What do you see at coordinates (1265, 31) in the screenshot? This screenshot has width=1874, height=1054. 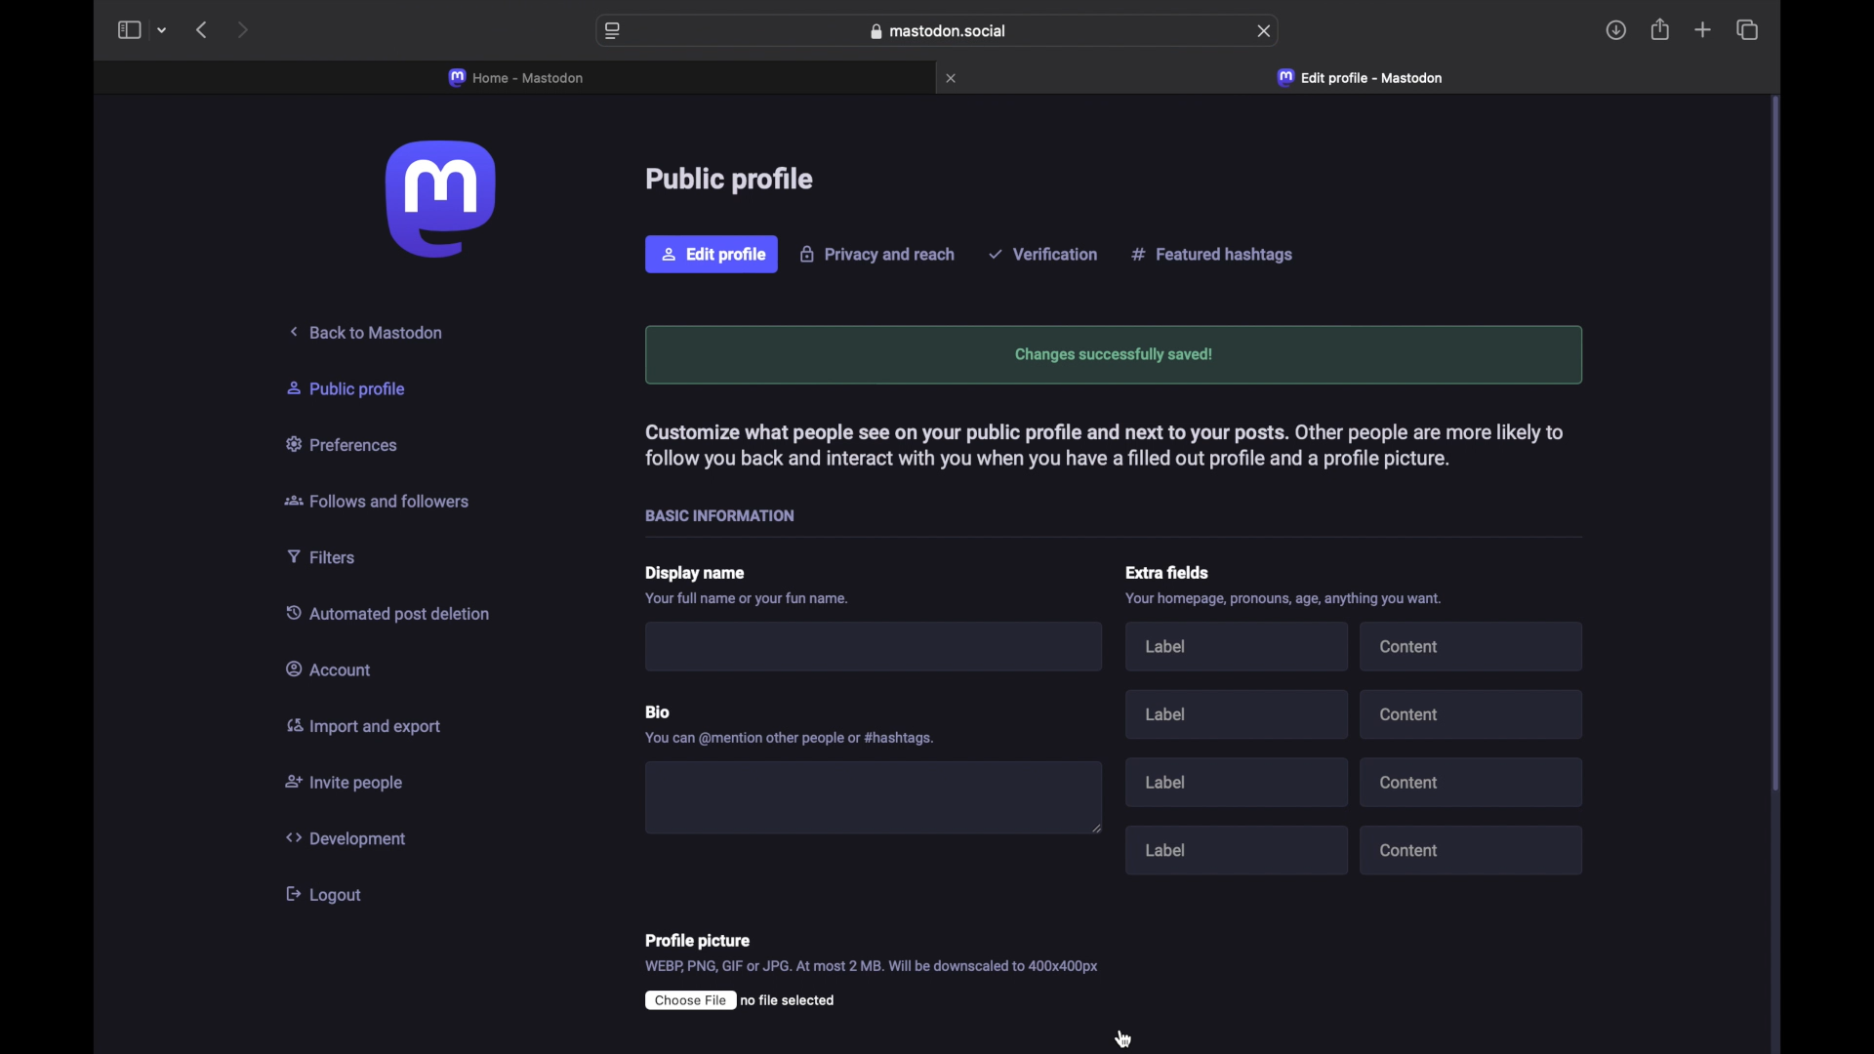 I see `refresh` at bounding box center [1265, 31].